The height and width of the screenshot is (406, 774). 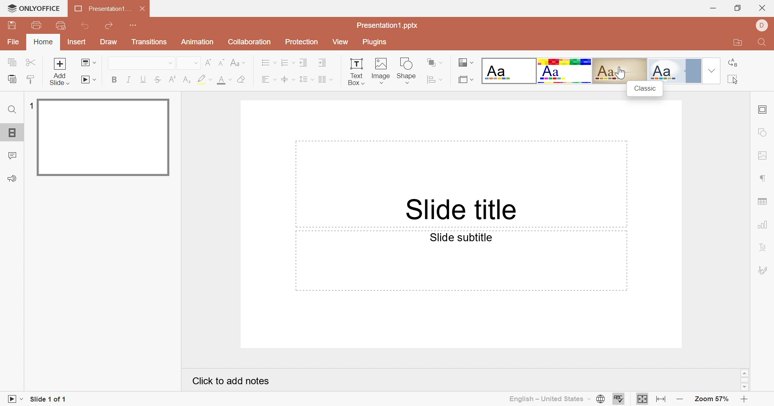 I want to click on Replace, so click(x=729, y=64).